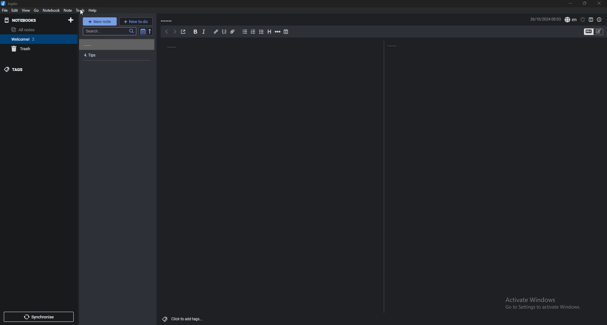 The width and height of the screenshot is (607, 325). What do you see at coordinates (71, 20) in the screenshot?
I see `add notebooks` at bounding box center [71, 20].